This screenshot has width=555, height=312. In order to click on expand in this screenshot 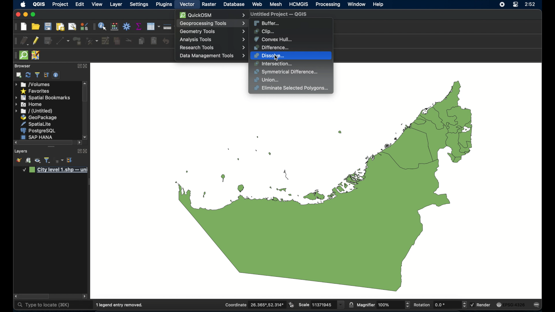, I will do `click(79, 65)`.